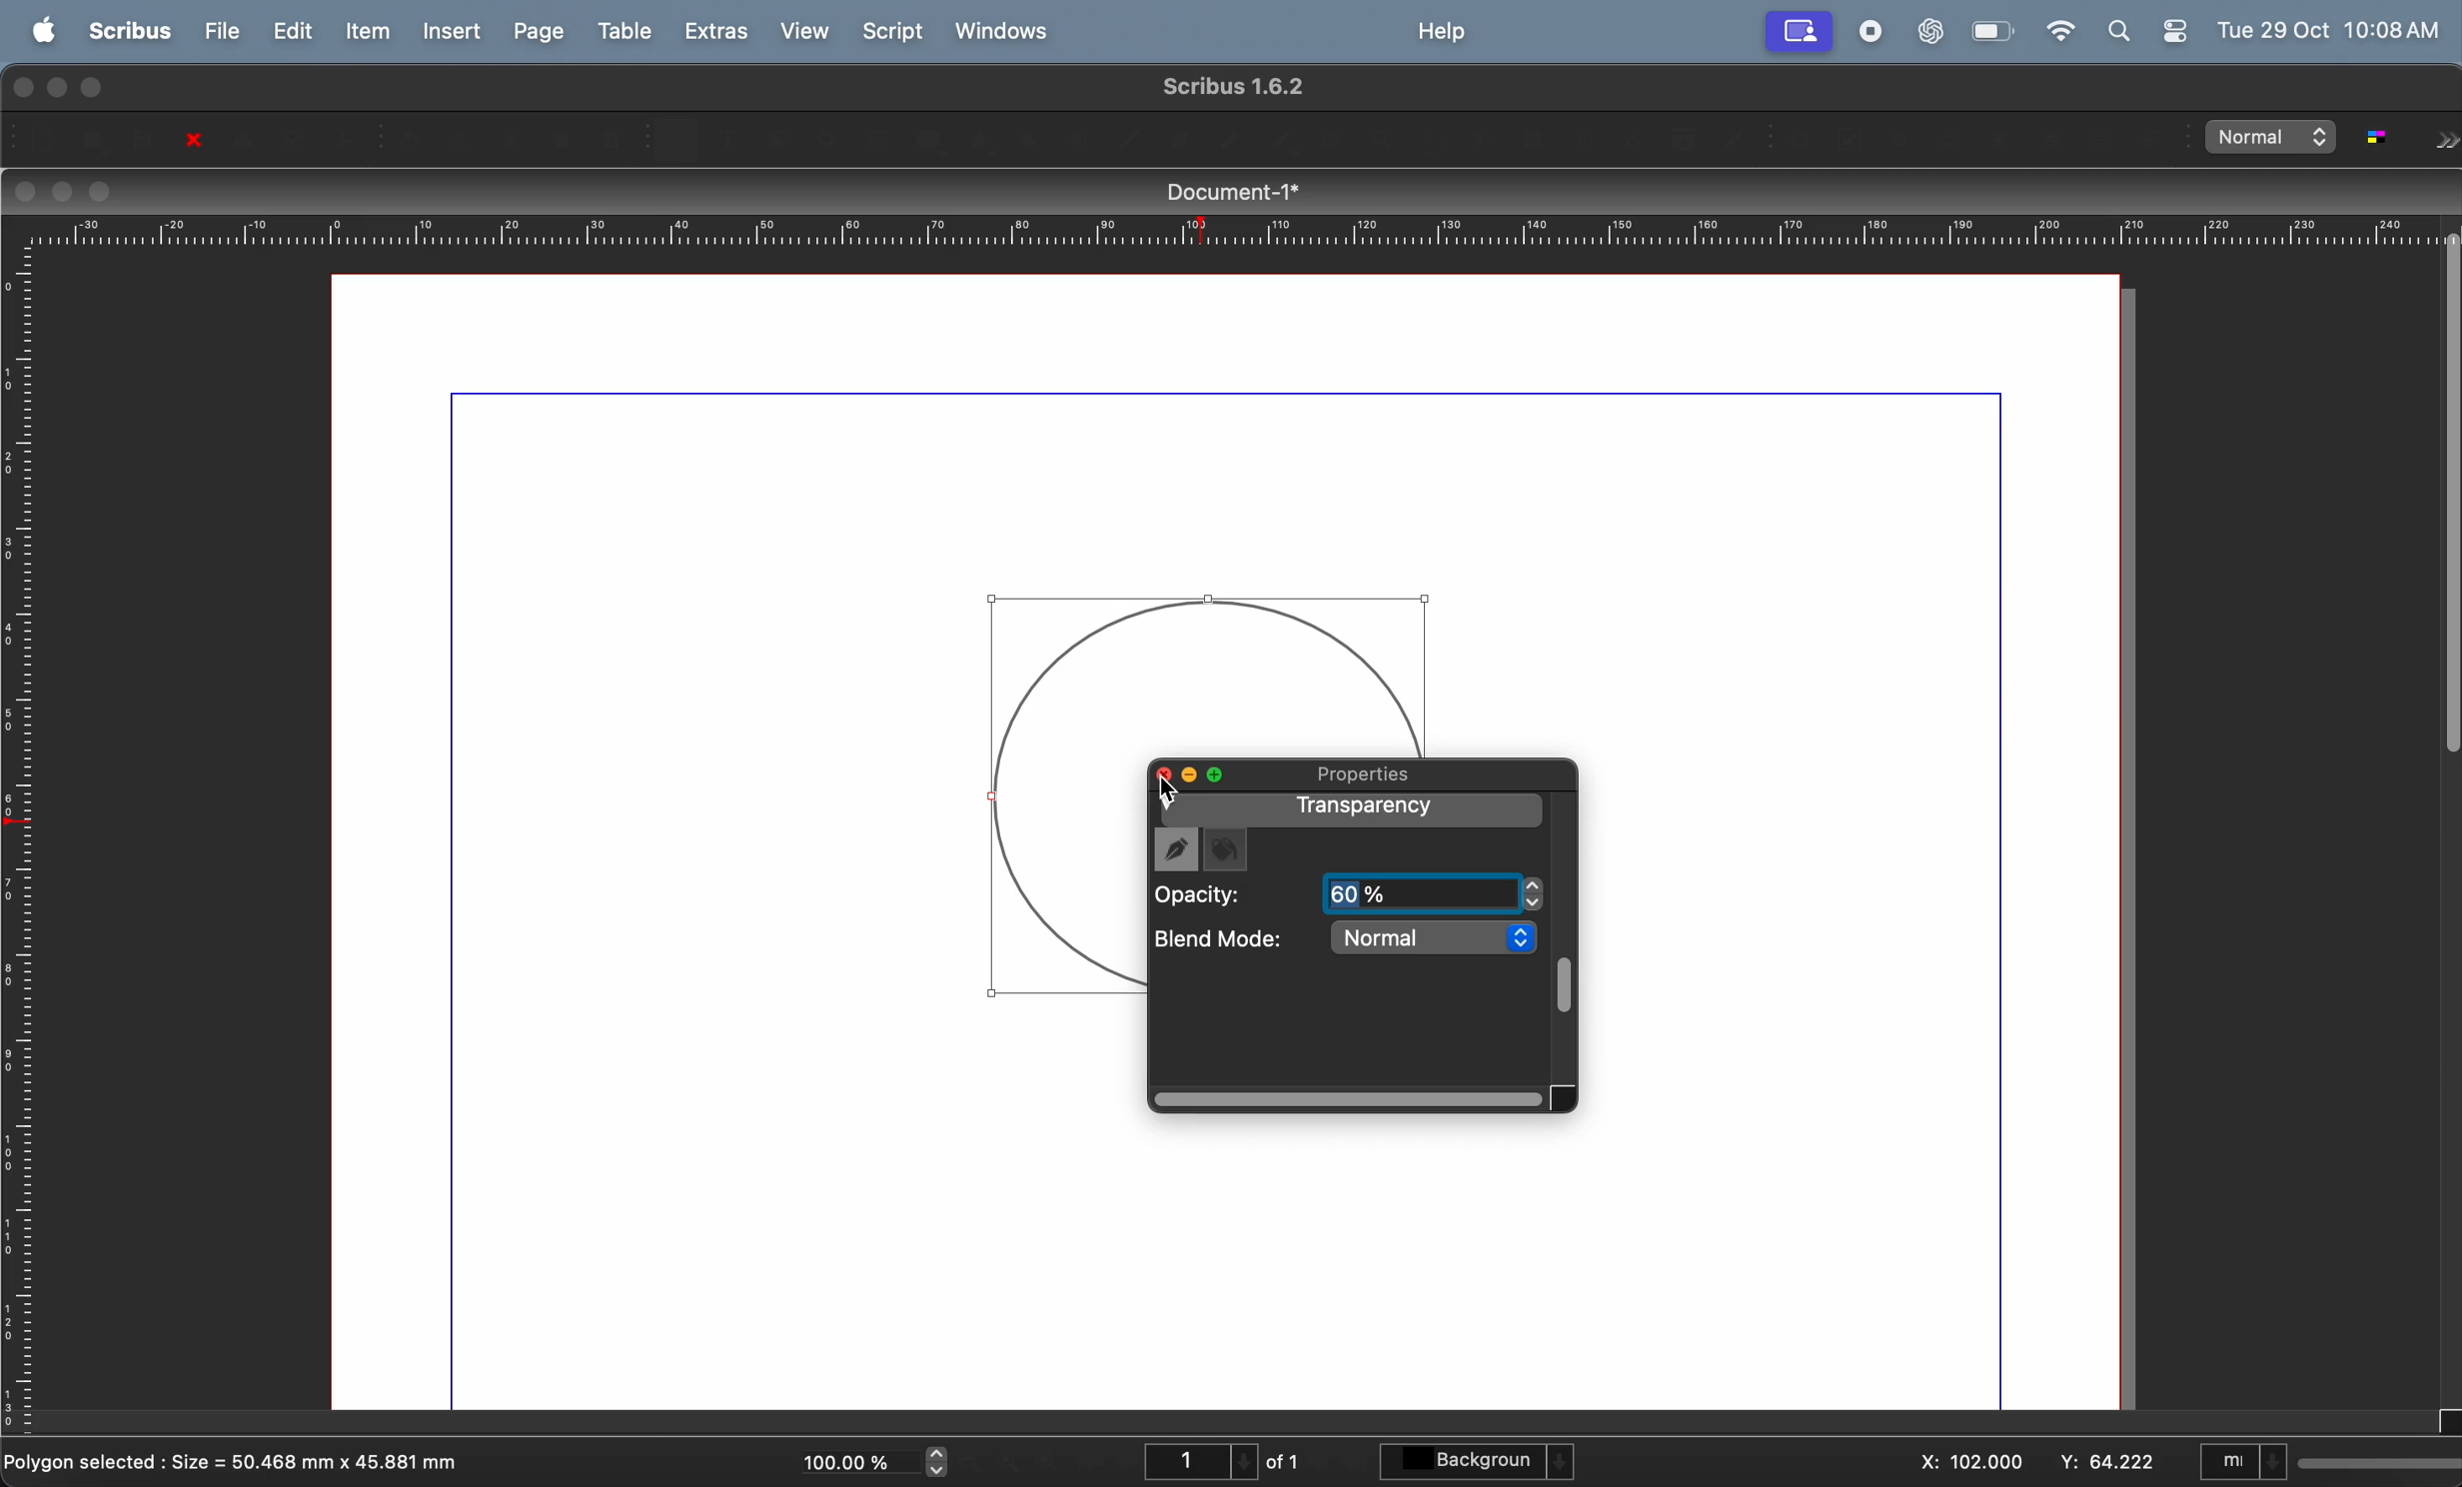 Image resolution: width=2462 pixels, height=1487 pixels. Describe the element at coordinates (1176, 848) in the screenshot. I see `draw` at that location.